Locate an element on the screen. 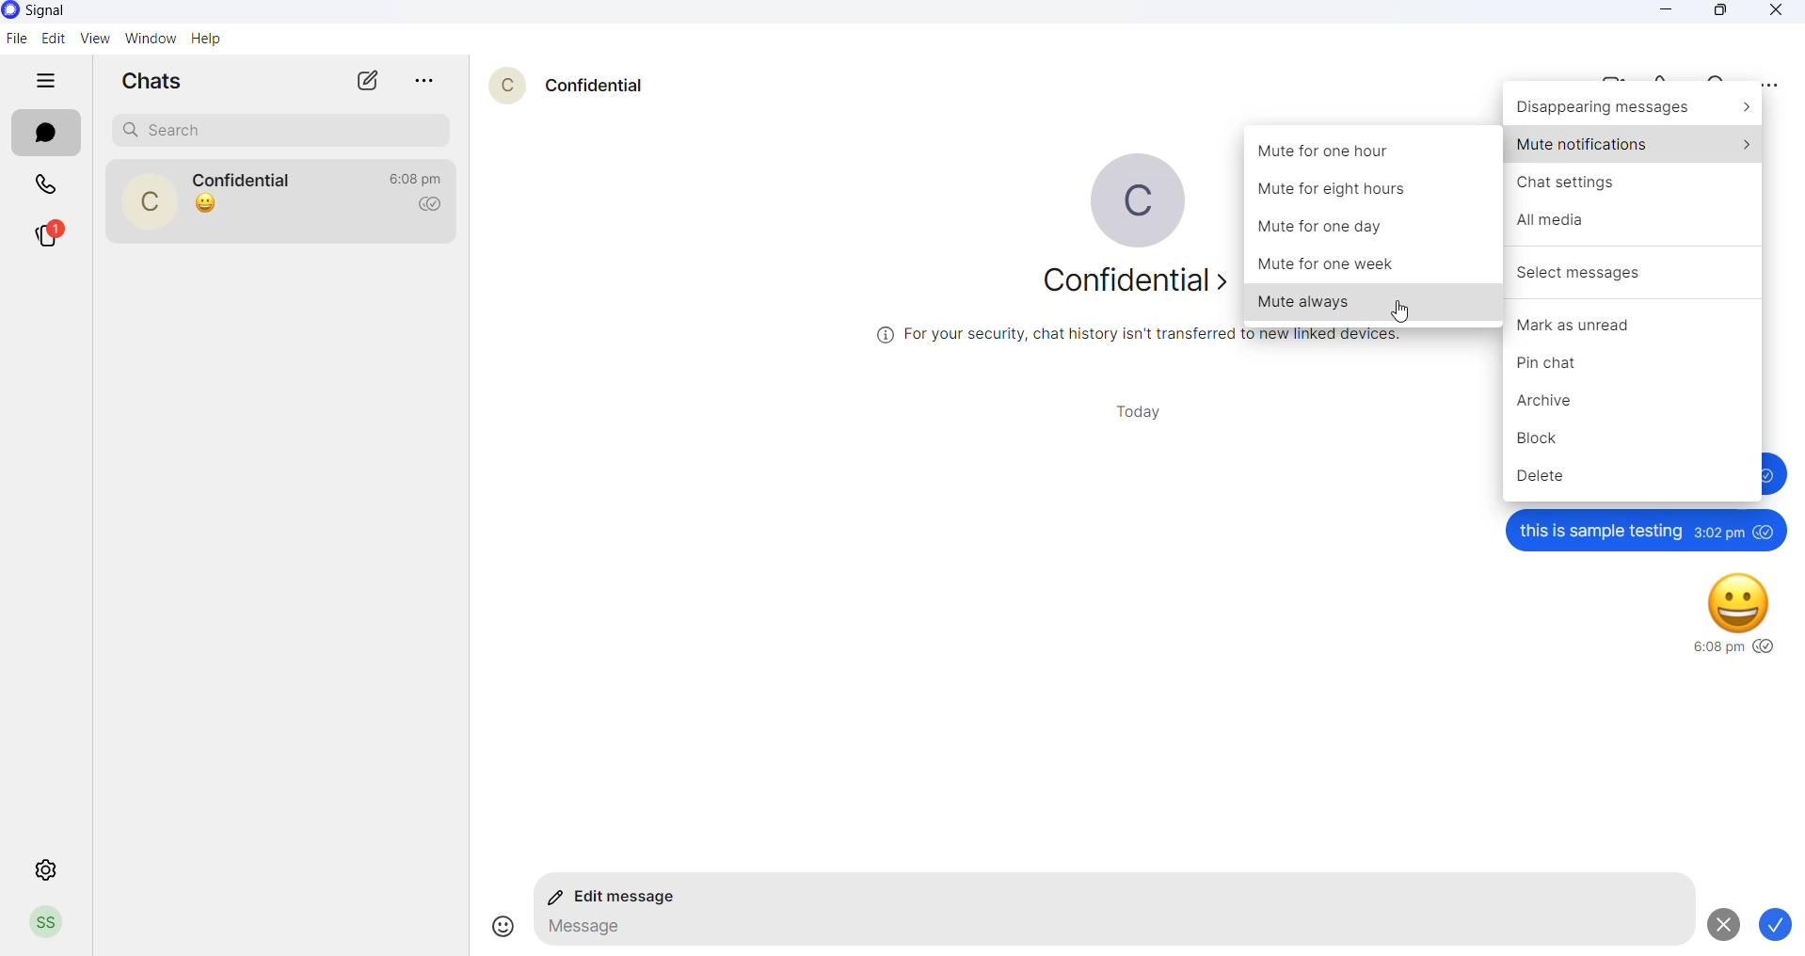  security related information is located at coordinates (1142, 335).